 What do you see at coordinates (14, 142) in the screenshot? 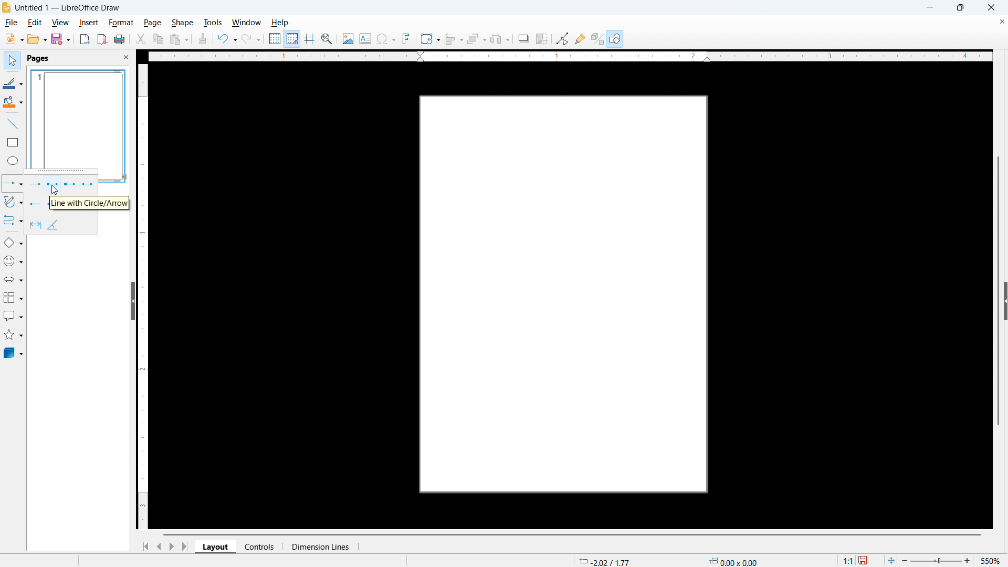
I see `Rectangle ` at bounding box center [14, 142].